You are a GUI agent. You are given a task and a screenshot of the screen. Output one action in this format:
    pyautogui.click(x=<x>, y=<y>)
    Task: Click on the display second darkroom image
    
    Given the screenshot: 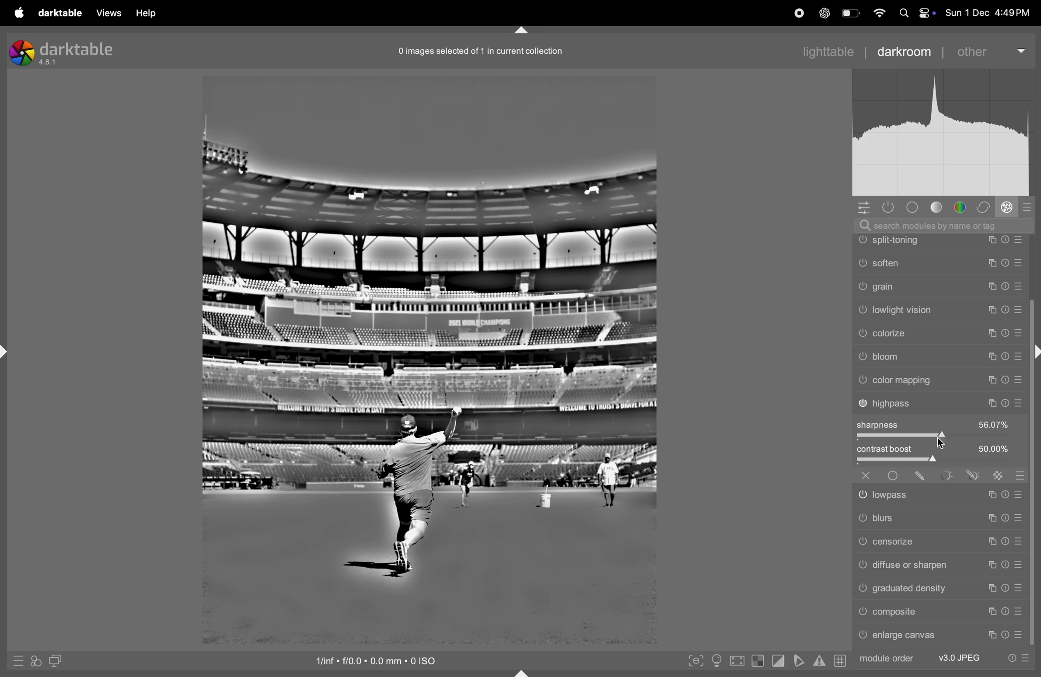 What is the action you would take?
    pyautogui.click(x=55, y=660)
    